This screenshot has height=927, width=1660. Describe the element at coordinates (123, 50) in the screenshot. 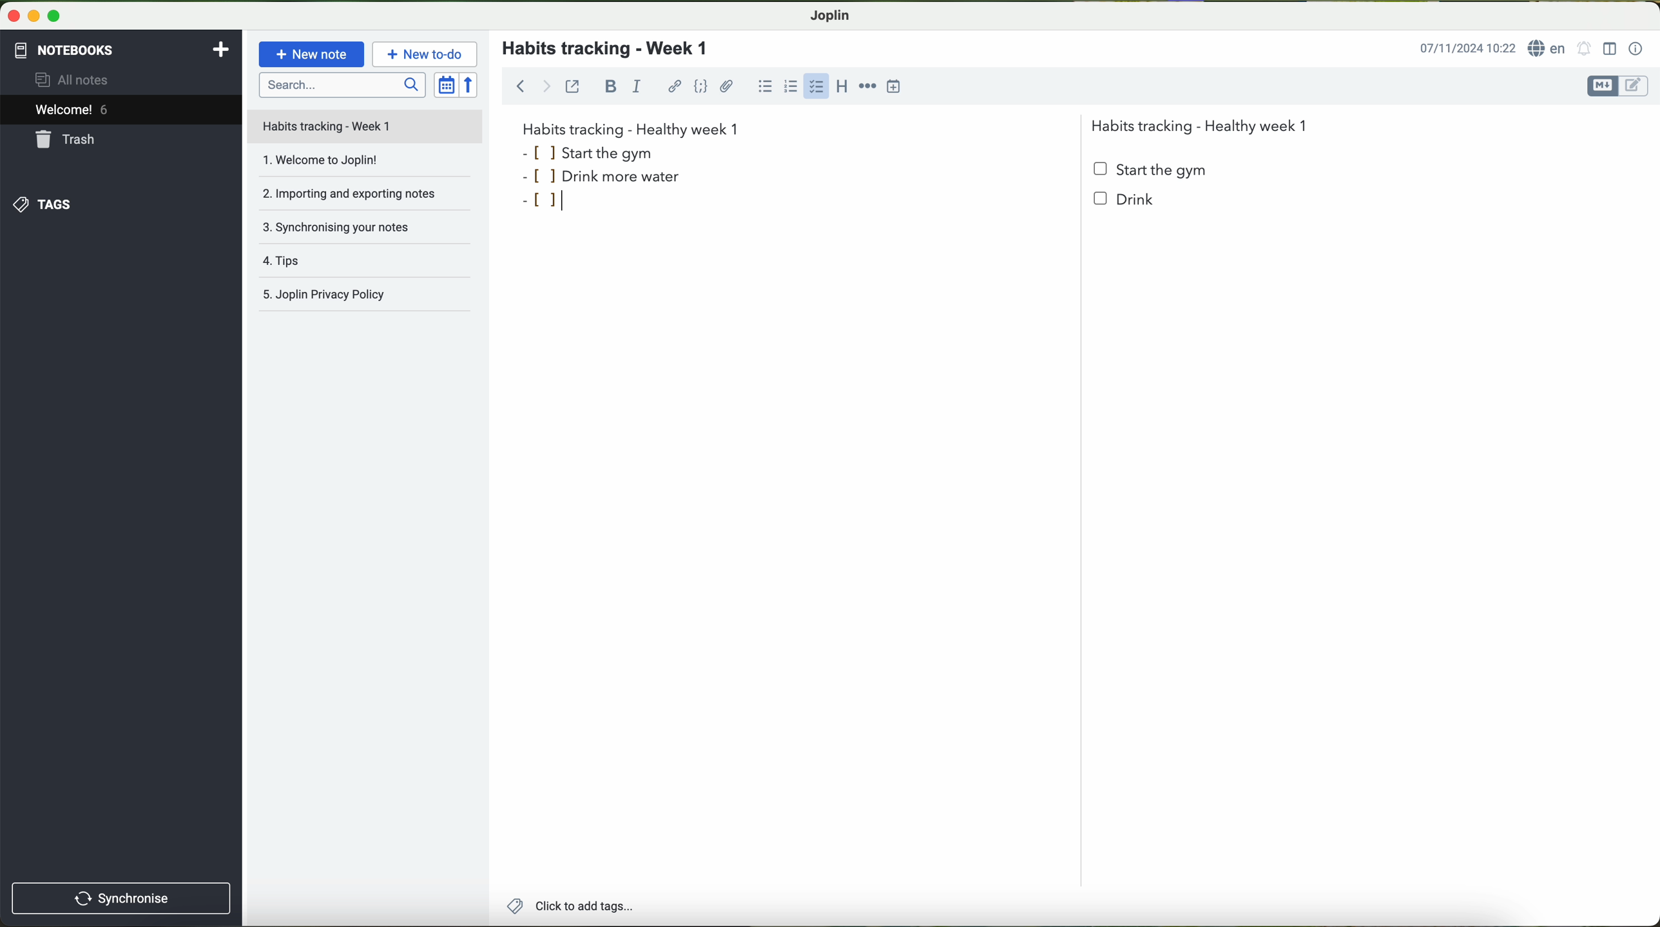

I see `notebooks tab` at that location.